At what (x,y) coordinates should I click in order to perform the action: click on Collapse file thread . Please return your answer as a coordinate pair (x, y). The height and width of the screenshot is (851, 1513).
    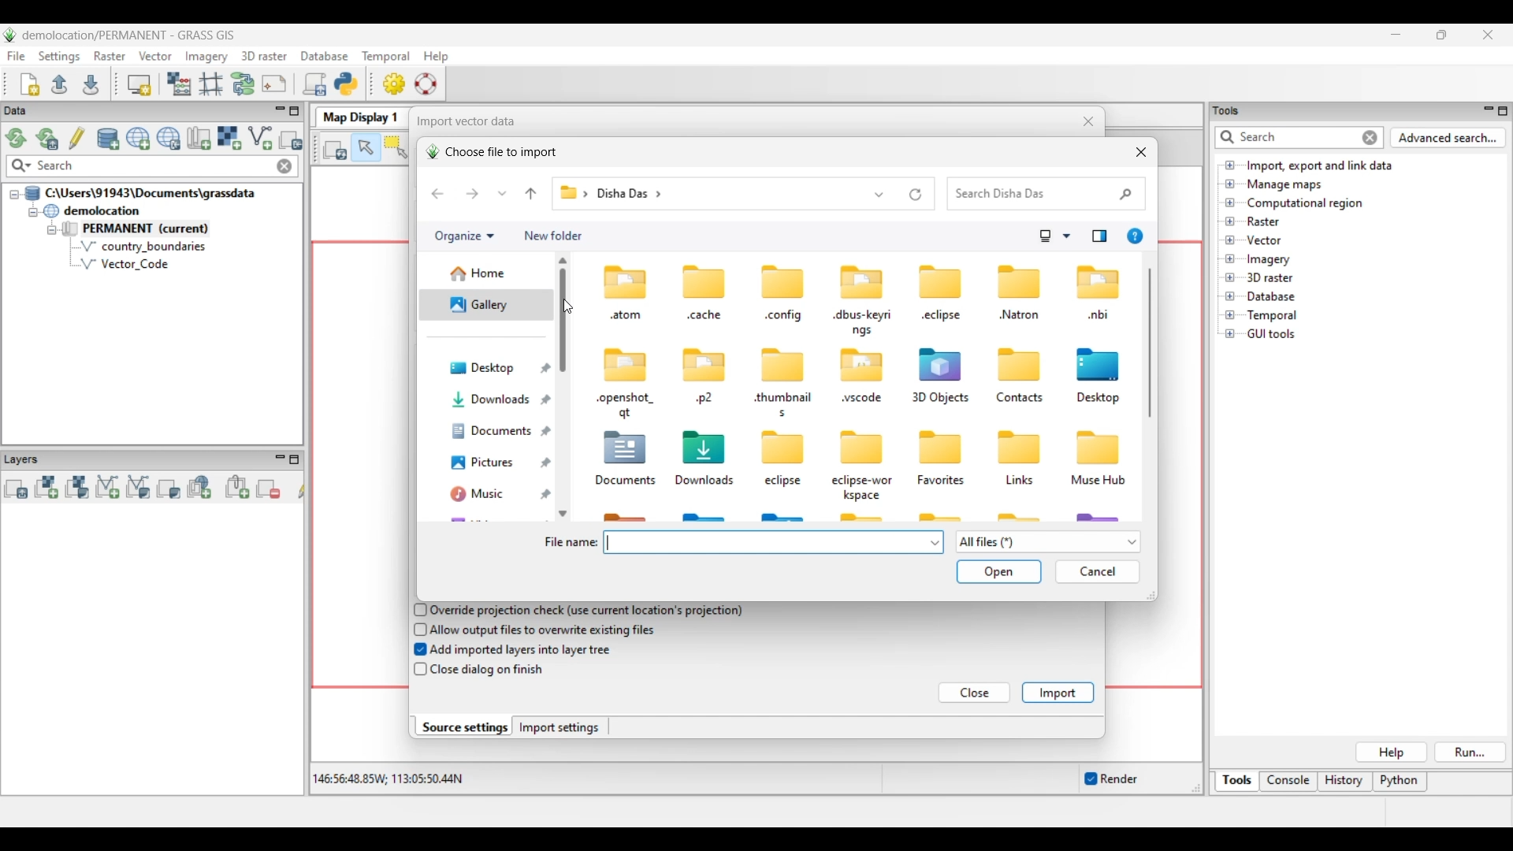
    Looking at the image, I should click on (14, 195).